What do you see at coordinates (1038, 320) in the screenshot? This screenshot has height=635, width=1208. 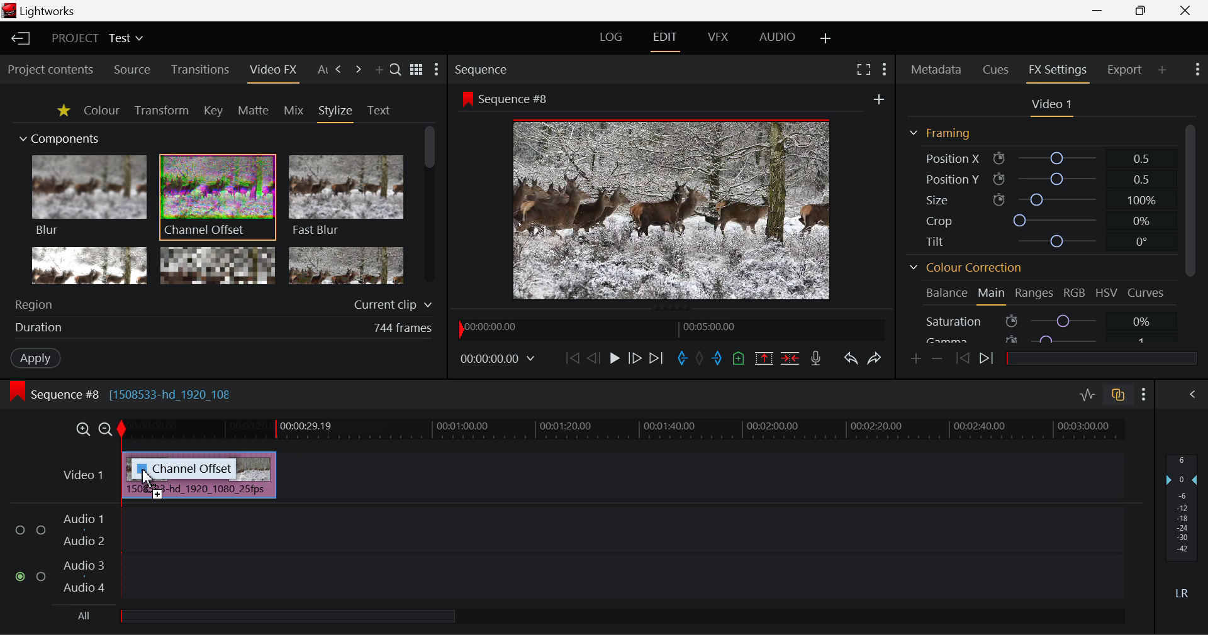 I see `Saturation` at bounding box center [1038, 320].